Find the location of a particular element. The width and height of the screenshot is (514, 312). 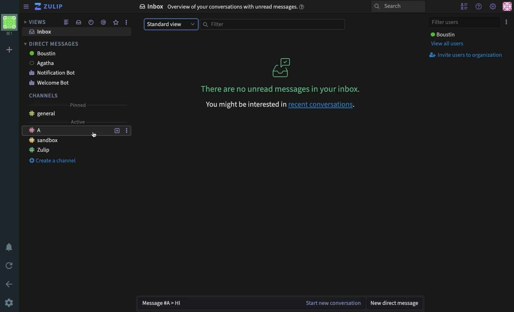

User is located at coordinates (444, 34).